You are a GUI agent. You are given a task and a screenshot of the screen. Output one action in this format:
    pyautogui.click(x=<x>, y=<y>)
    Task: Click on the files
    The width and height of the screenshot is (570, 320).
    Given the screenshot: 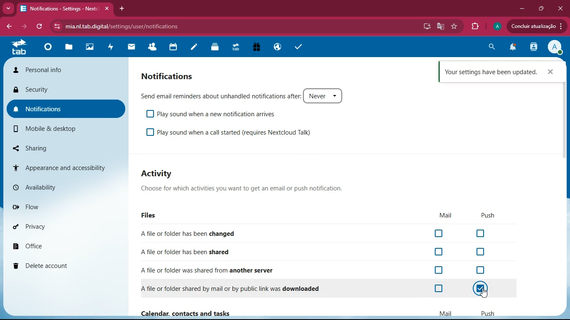 What is the action you would take?
    pyautogui.click(x=150, y=216)
    